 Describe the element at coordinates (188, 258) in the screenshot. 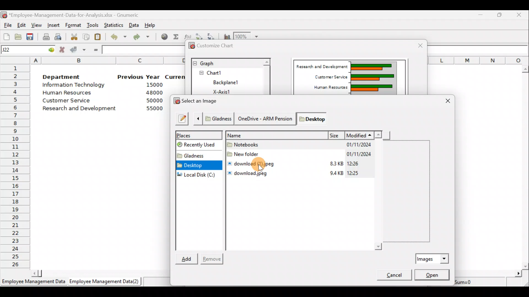

I see `Add` at that location.